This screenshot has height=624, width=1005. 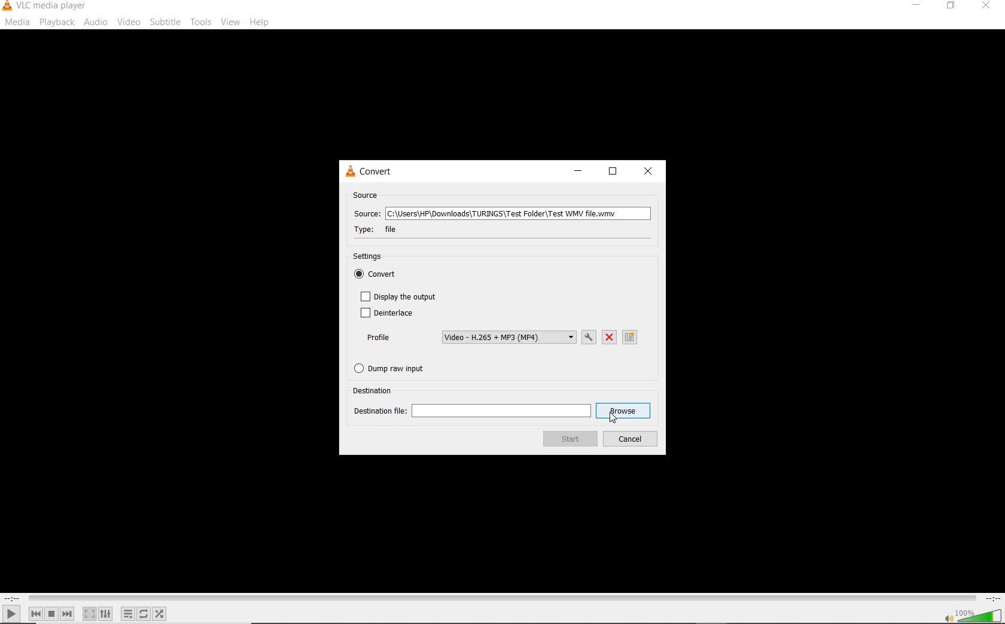 What do you see at coordinates (385, 230) in the screenshot?
I see `TYPE: FILE` at bounding box center [385, 230].